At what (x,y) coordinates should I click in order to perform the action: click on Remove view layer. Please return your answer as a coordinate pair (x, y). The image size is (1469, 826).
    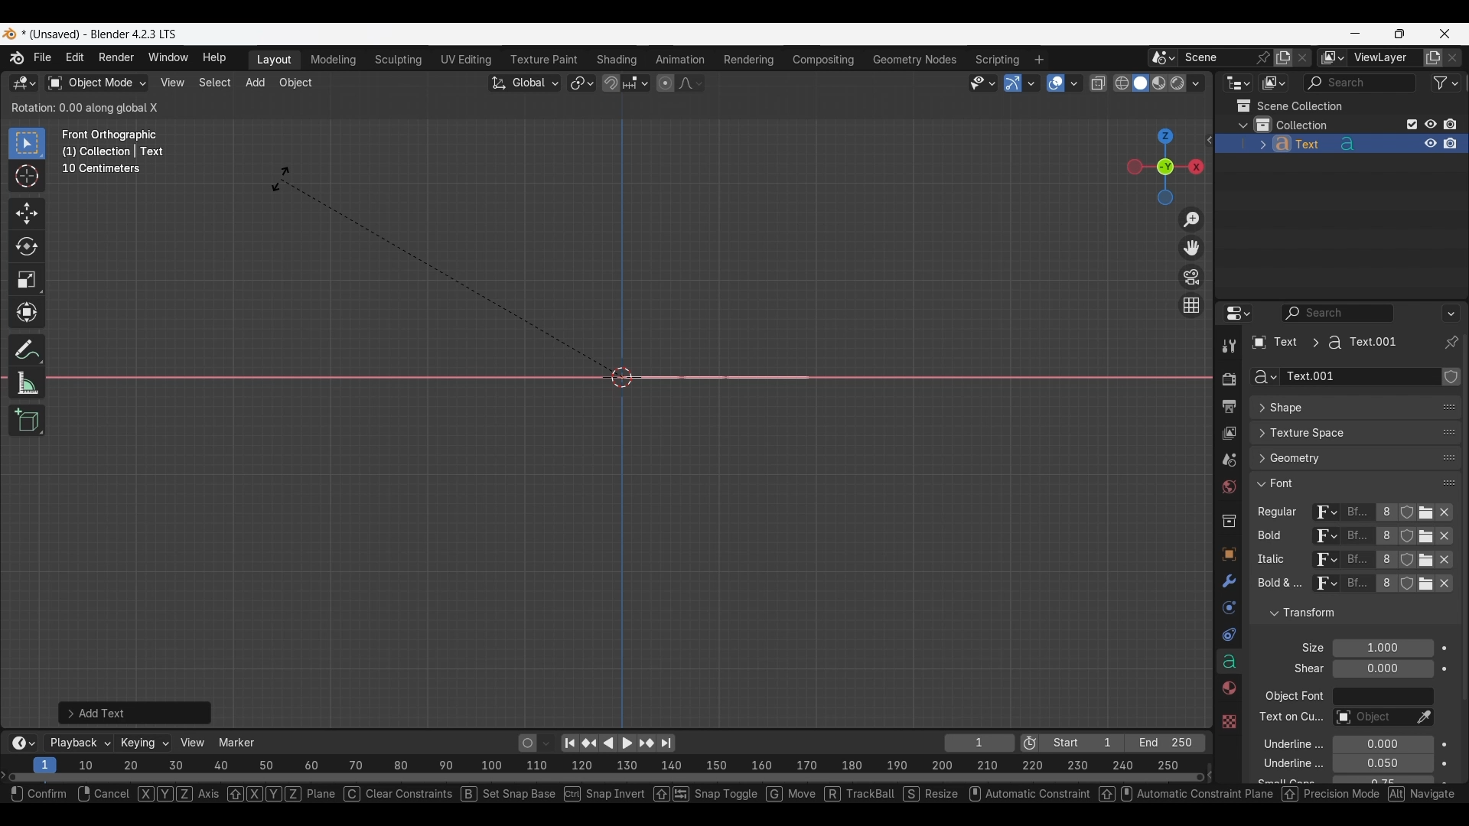
    Looking at the image, I should click on (1453, 57).